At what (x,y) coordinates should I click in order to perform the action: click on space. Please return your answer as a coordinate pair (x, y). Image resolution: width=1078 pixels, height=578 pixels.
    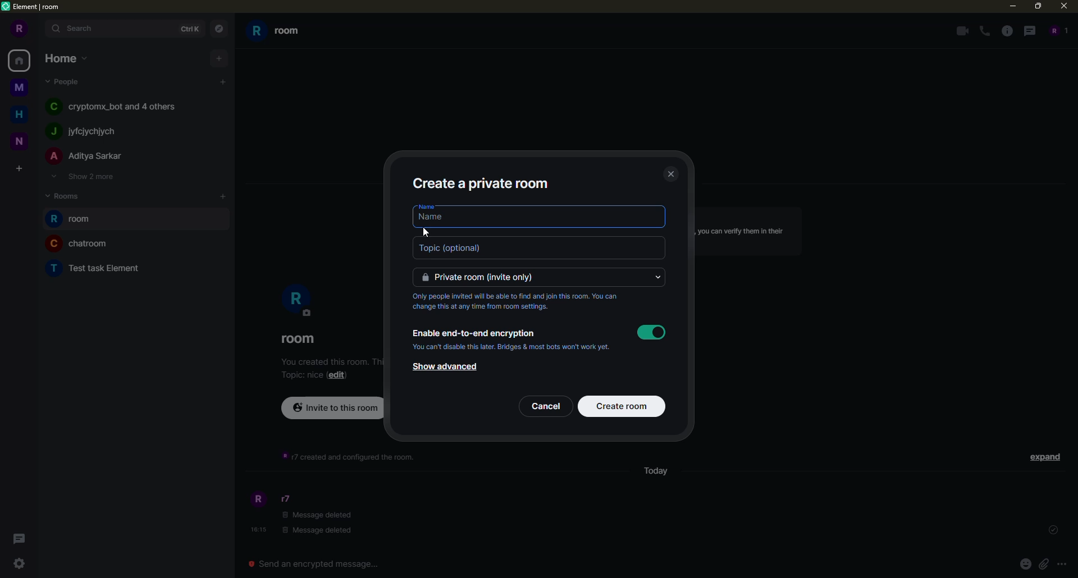
    Looking at the image, I should click on (21, 140).